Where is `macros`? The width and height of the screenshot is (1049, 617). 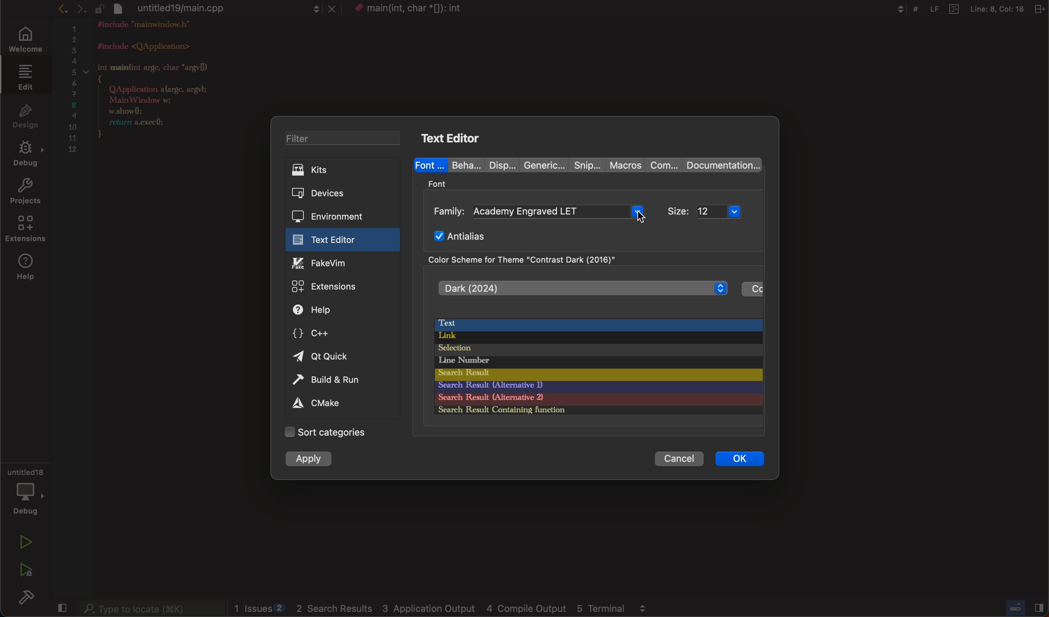
macros is located at coordinates (625, 165).